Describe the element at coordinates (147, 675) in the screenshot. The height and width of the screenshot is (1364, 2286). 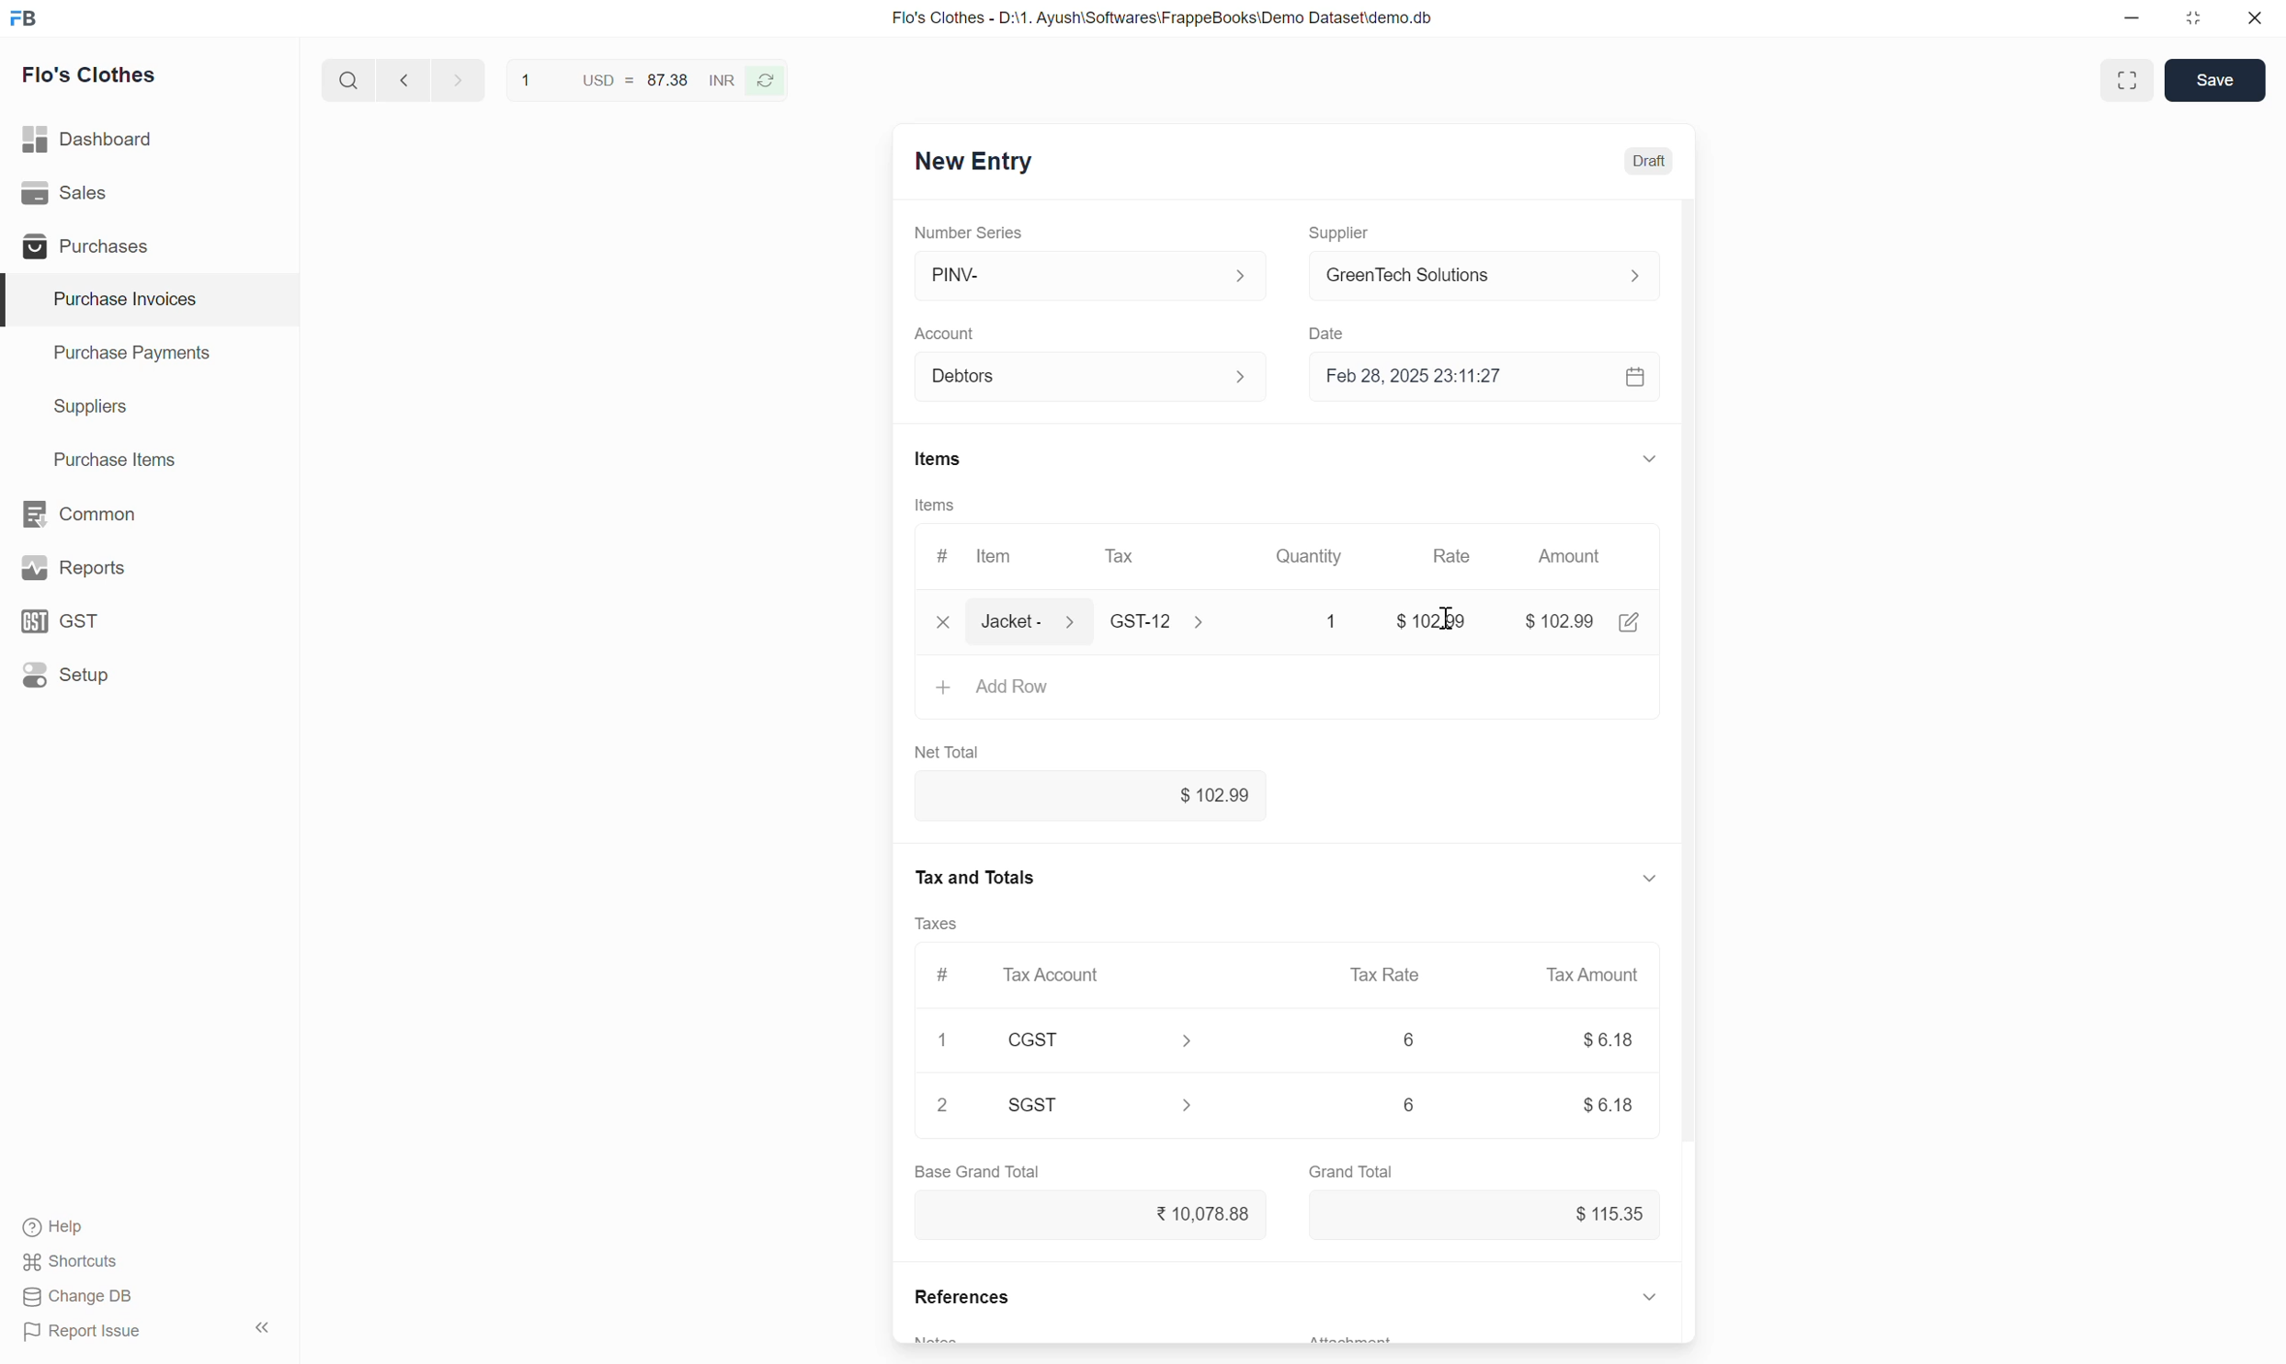
I see `Setup` at that location.